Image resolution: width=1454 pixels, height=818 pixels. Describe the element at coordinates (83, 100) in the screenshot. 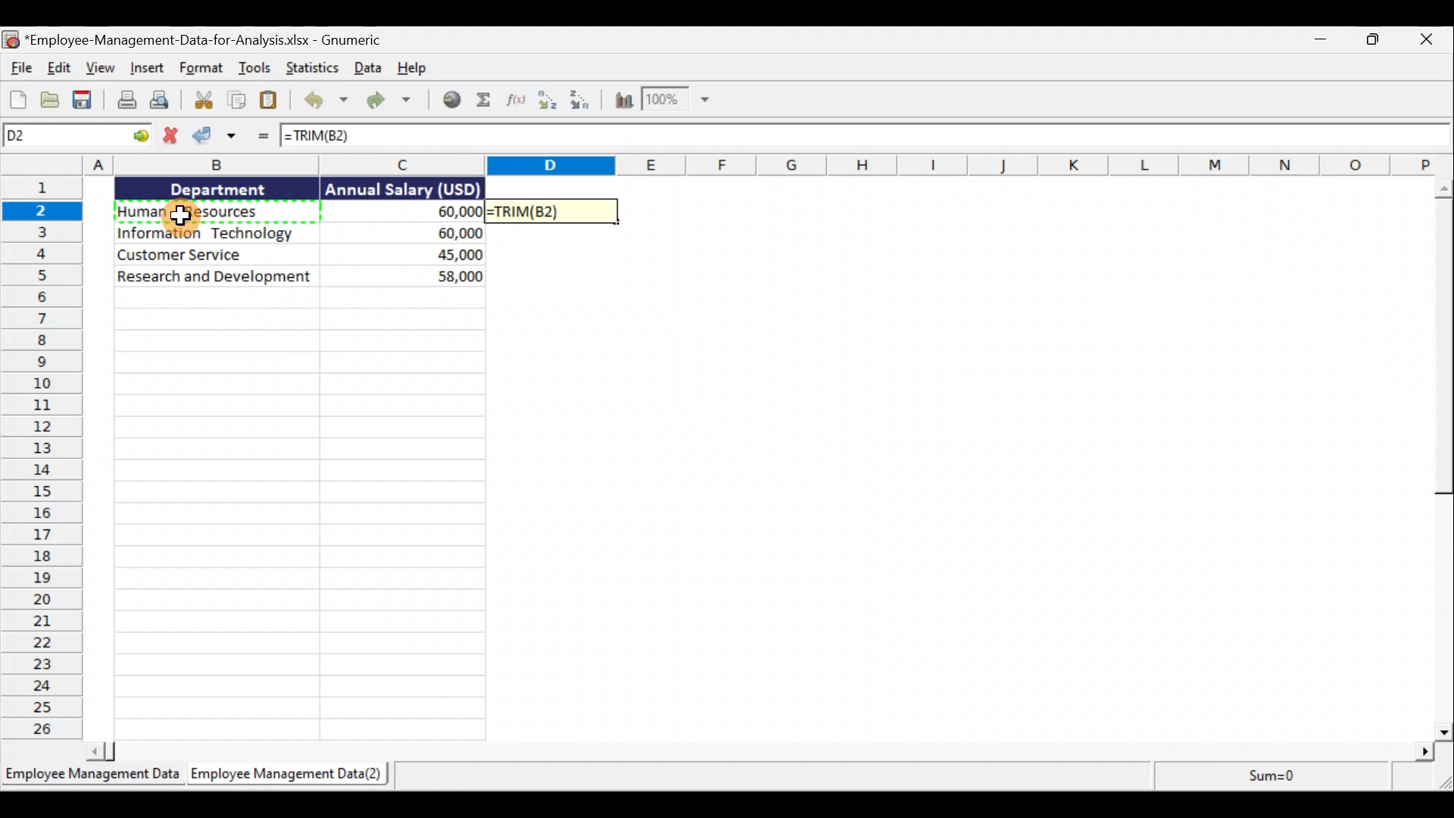

I see `Save the current workbook` at that location.